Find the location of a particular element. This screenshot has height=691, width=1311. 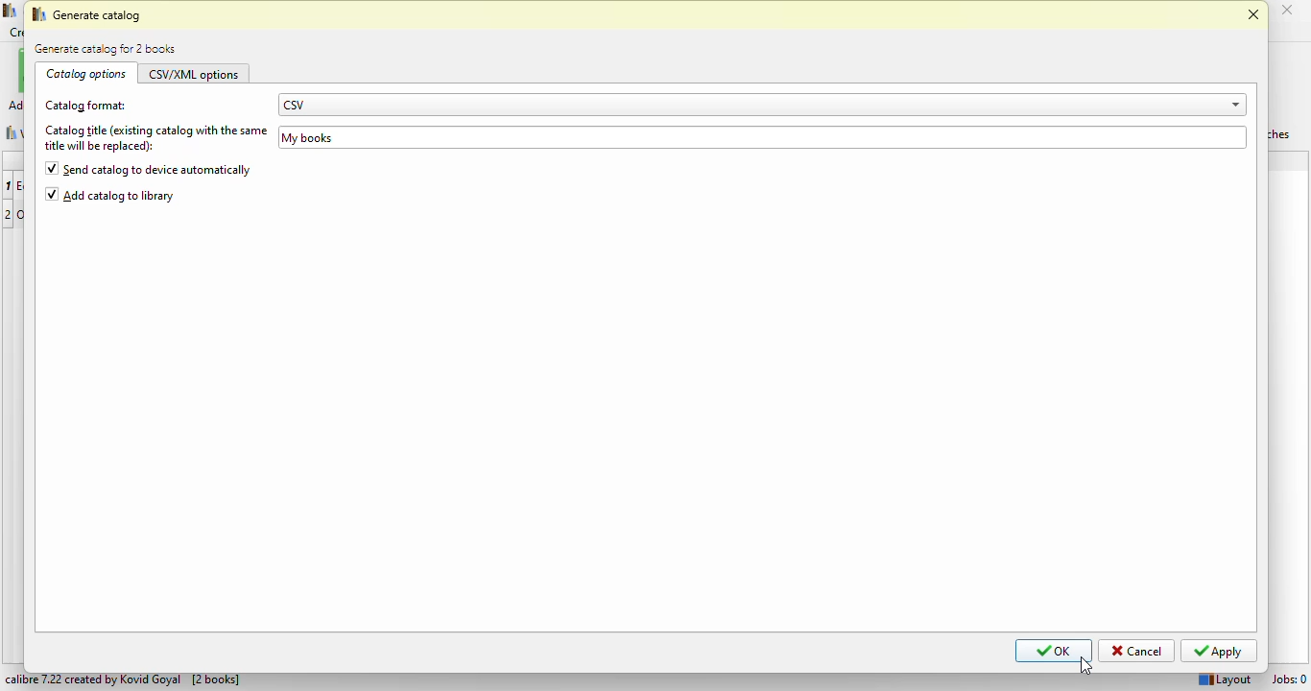

apply is located at coordinates (1220, 651).